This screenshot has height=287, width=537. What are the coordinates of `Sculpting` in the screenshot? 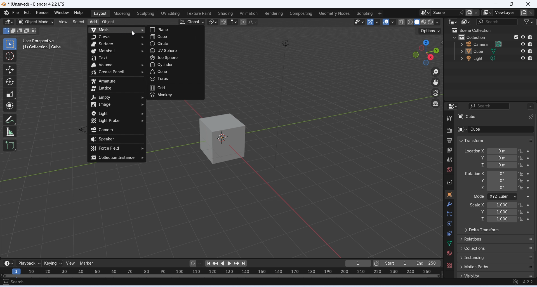 It's located at (145, 14).